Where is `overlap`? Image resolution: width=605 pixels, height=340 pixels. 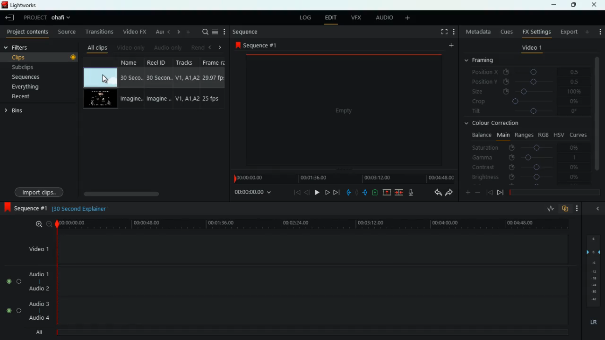 overlap is located at coordinates (564, 210).